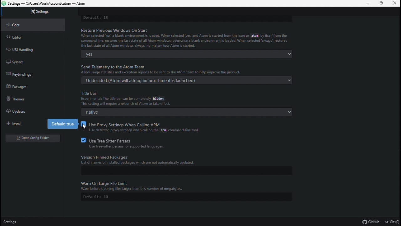 The image size is (401, 226). What do you see at coordinates (395, 3) in the screenshot?
I see `Close` at bounding box center [395, 3].